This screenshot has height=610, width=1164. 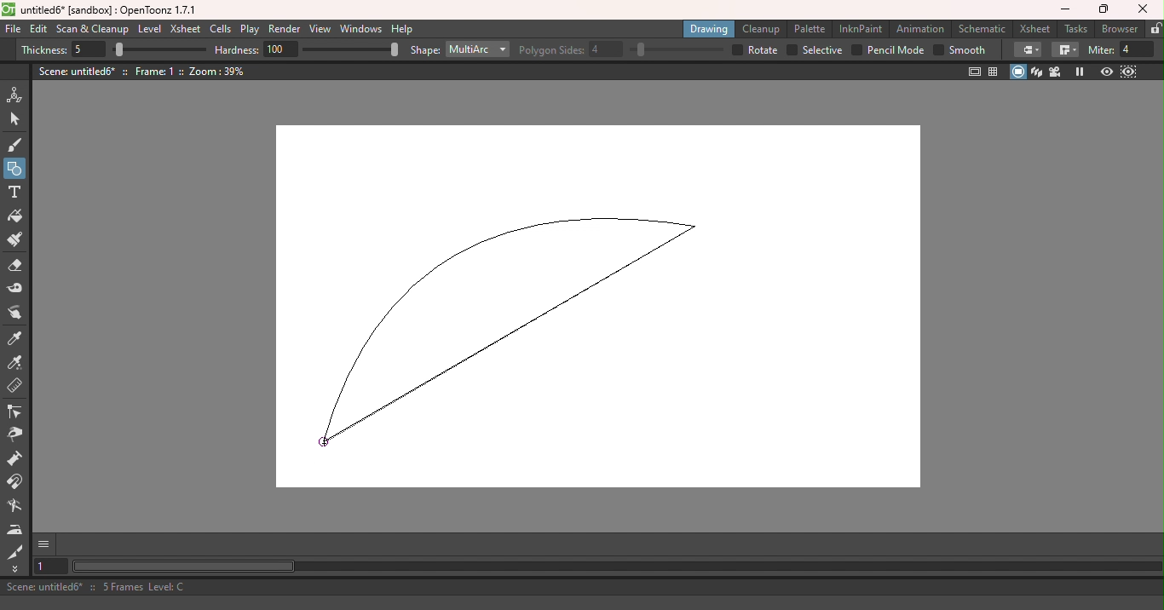 I want to click on Paint brush, so click(x=16, y=240).